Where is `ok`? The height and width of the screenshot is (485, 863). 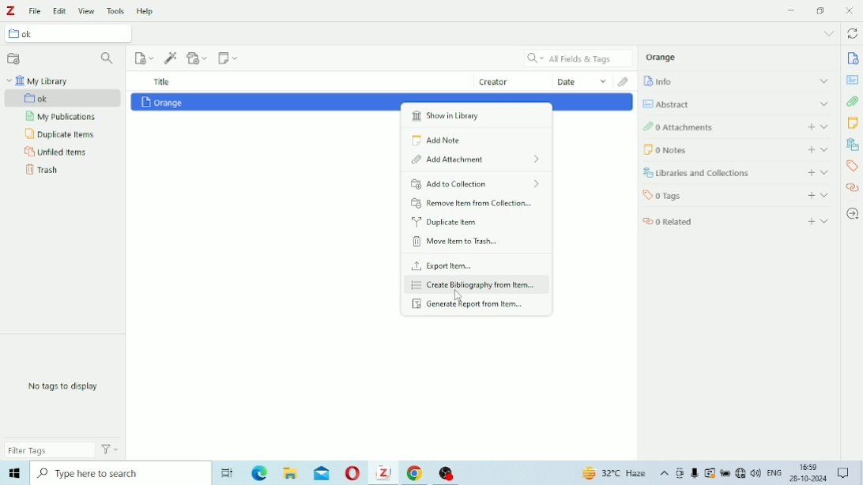
ok is located at coordinates (64, 99).